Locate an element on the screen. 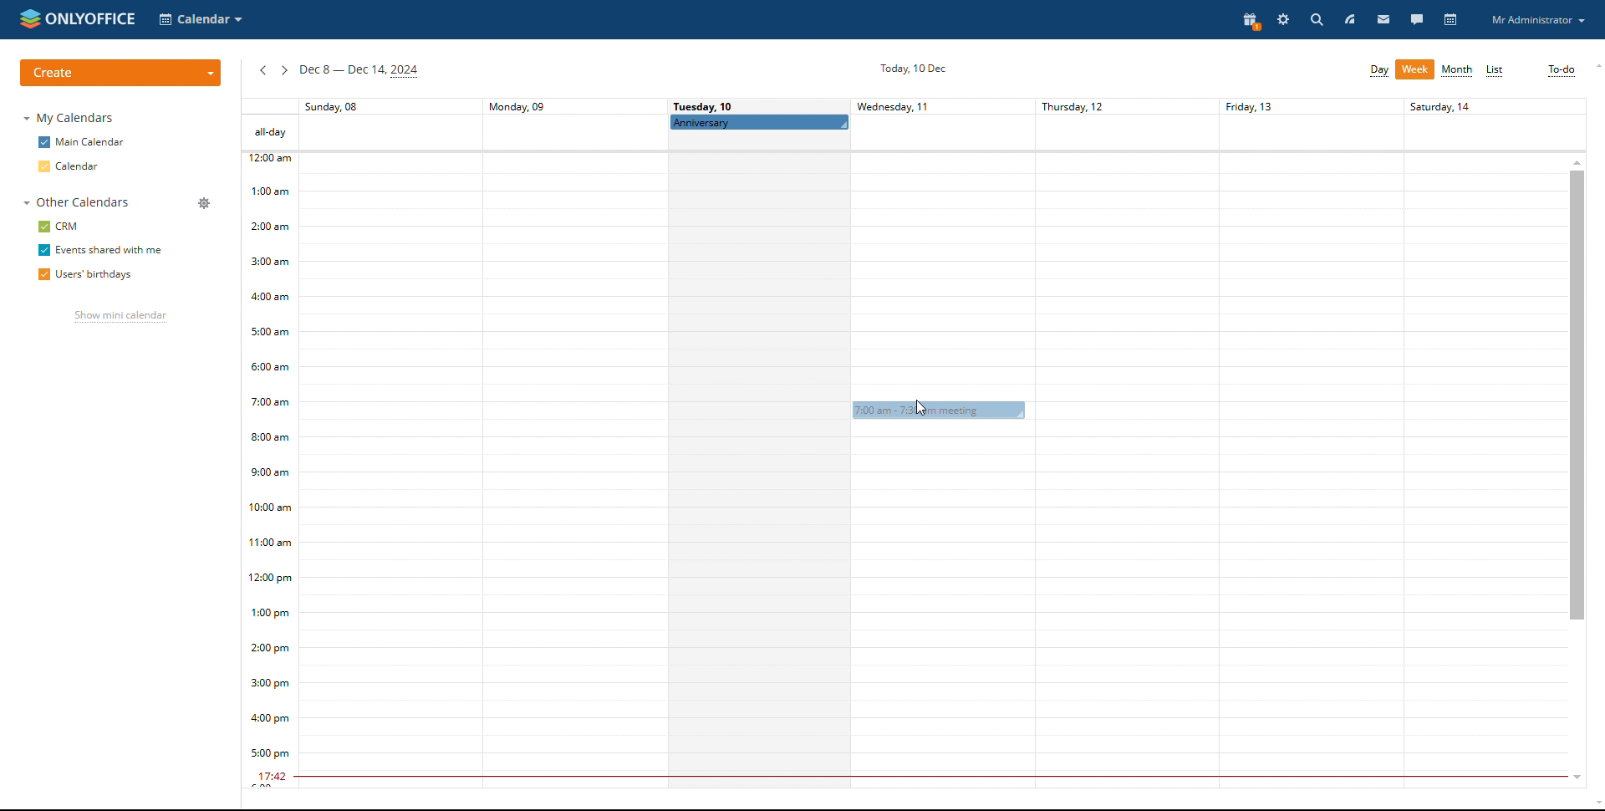 The width and height of the screenshot is (1605, 811). next week is located at coordinates (284, 71).